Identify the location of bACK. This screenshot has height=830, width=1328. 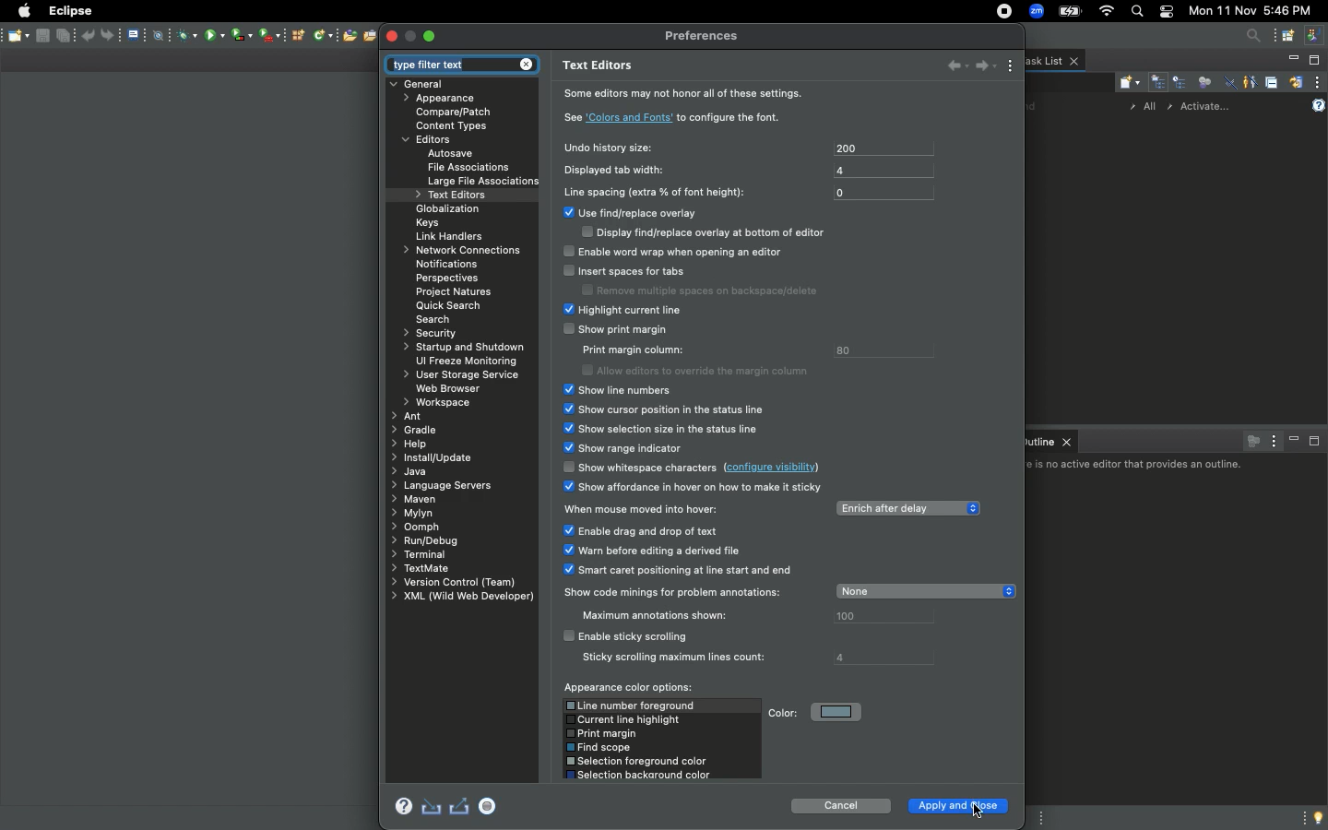
(948, 64).